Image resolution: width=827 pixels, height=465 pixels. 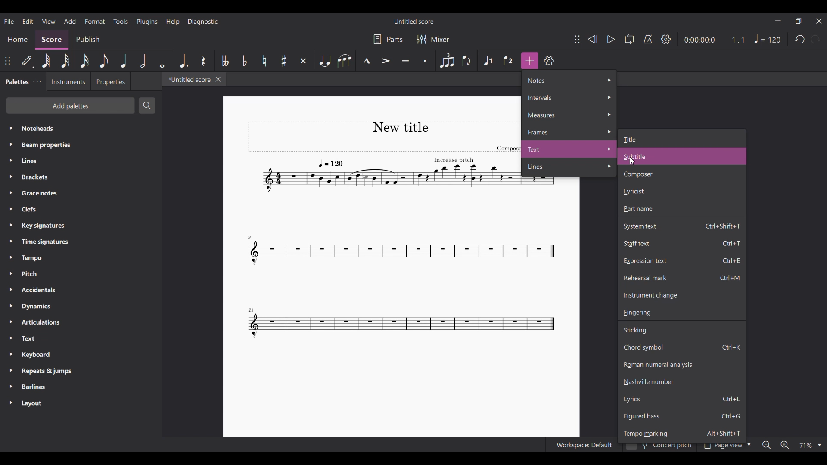 What do you see at coordinates (592, 39) in the screenshot?
I see `Rewind` at bounding box center [592, 39].